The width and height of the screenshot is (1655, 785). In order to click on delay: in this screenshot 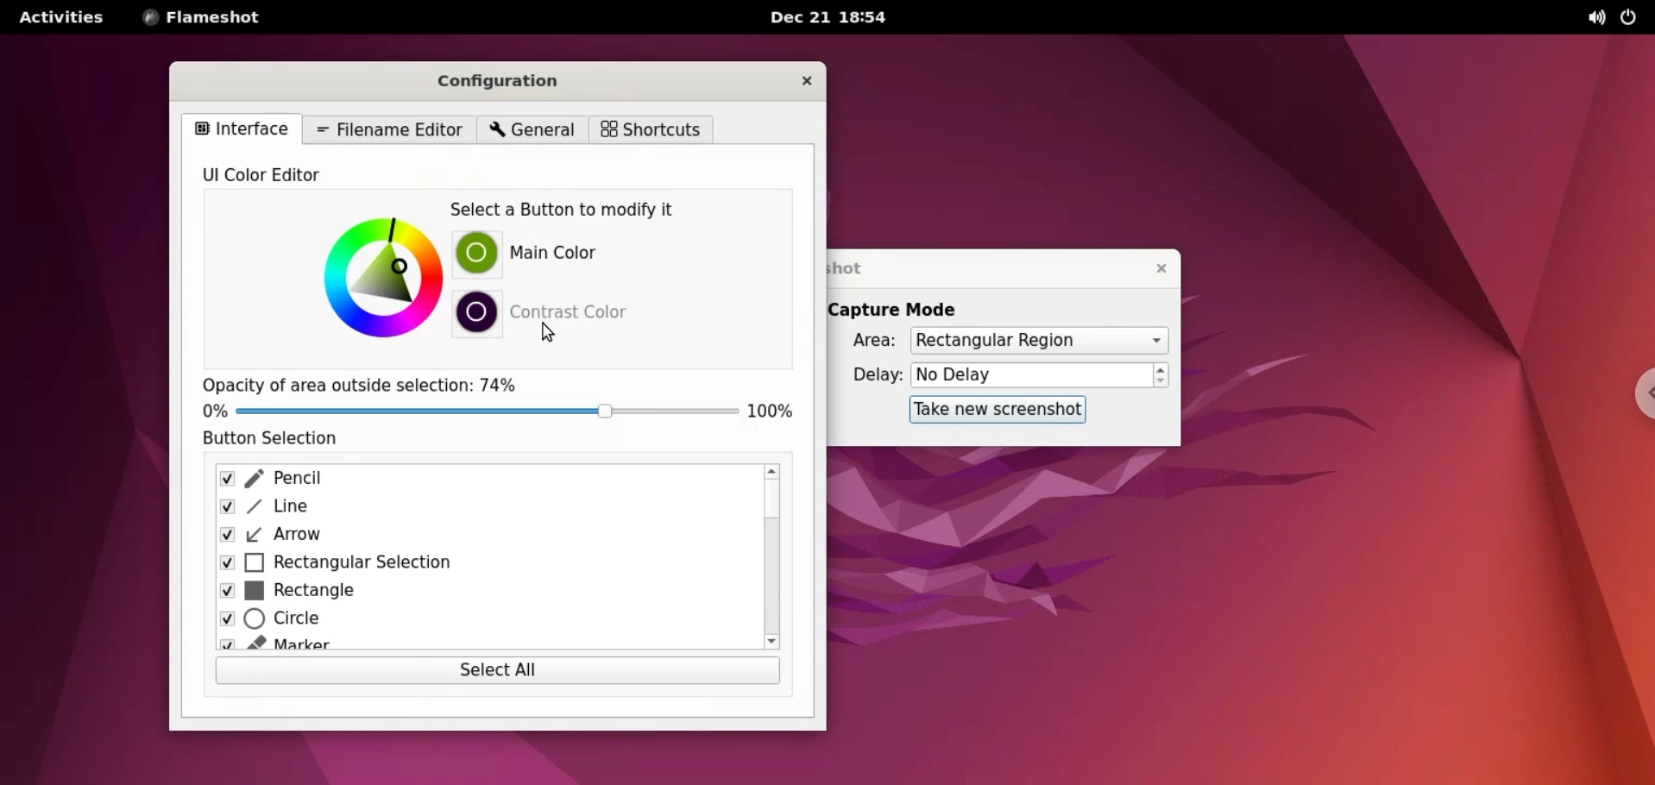, I will do `click(867, 378)`.